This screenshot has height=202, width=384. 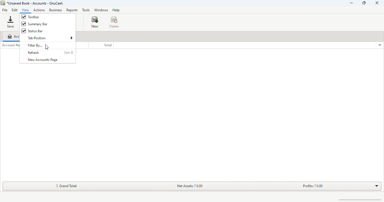 What do you see at coordinates (55, 10) in the screenshot?
I see `business` at bounding box center [55, 10].